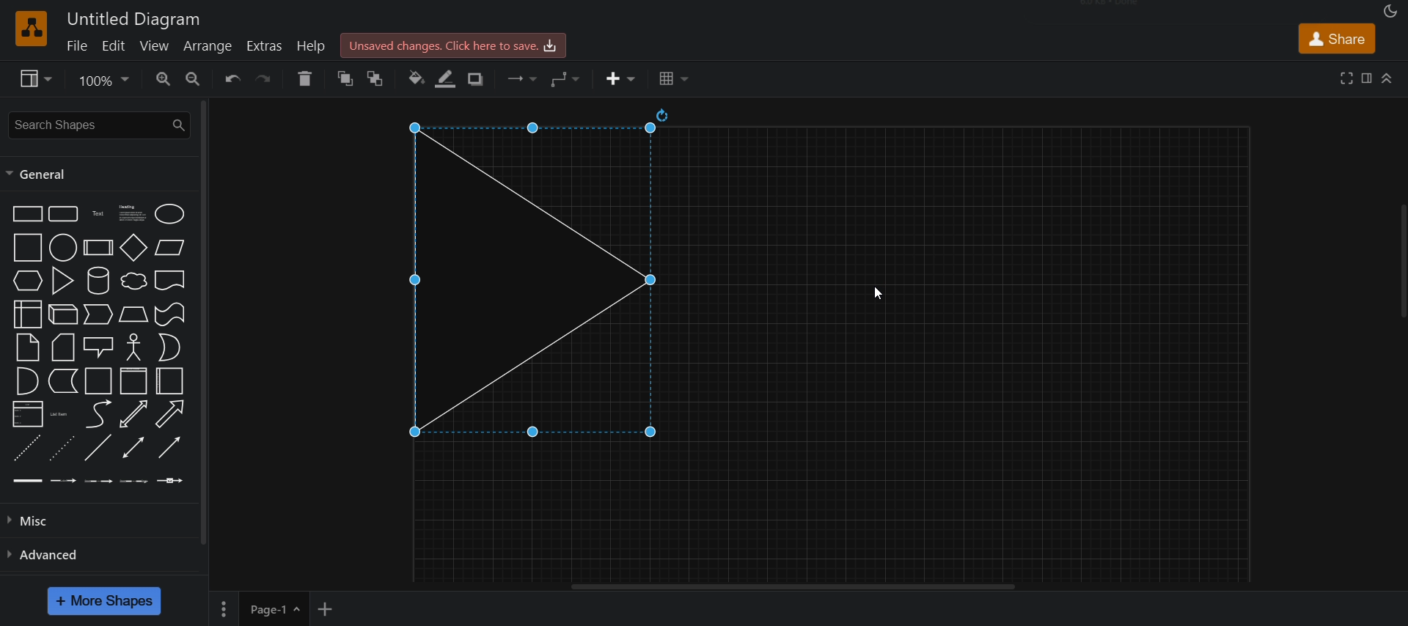 This screenshot has width=1408, height=626. What do you see at coordinates (133, 413) in the screenshot?
I see `bidirectional arrow` at bounding box center [133, 413].